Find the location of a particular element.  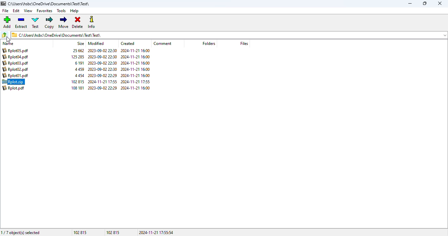

2024-11-21 16:00 is located at coordinates (135, 50).